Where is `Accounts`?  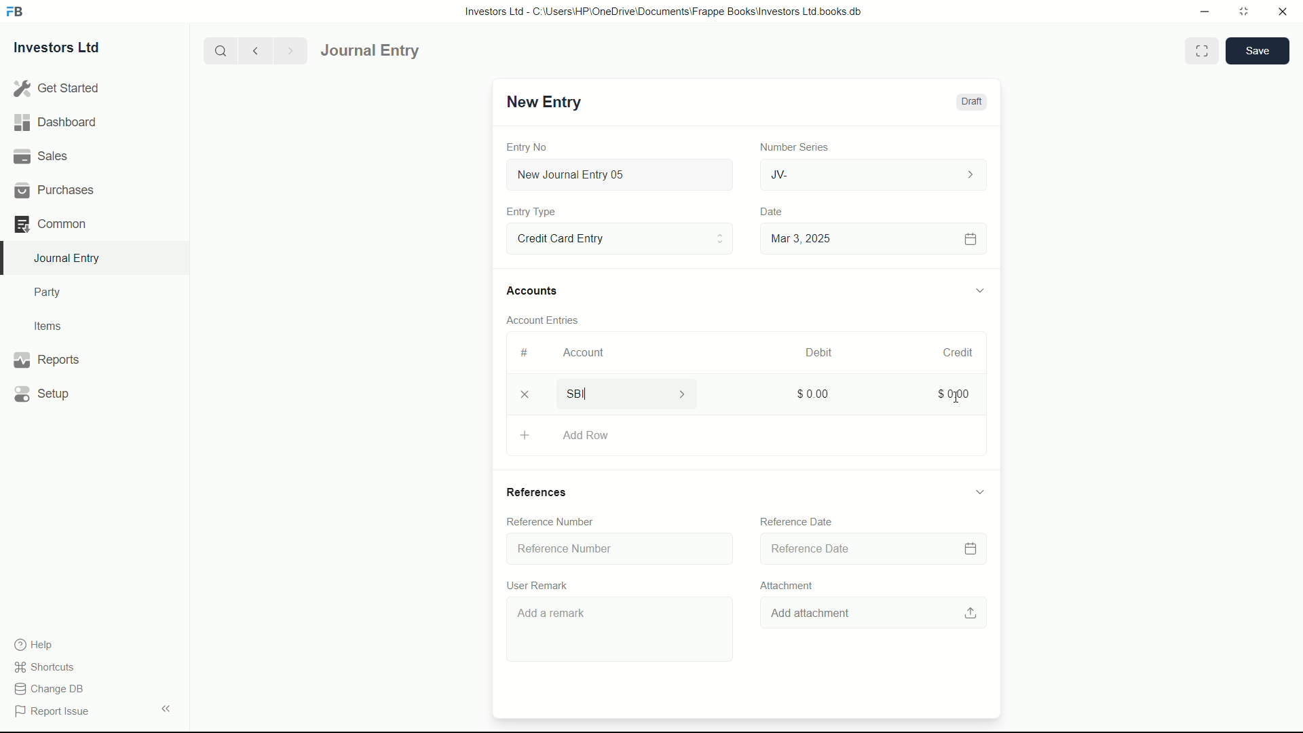 Accounts is located at coordinates (535, 291).